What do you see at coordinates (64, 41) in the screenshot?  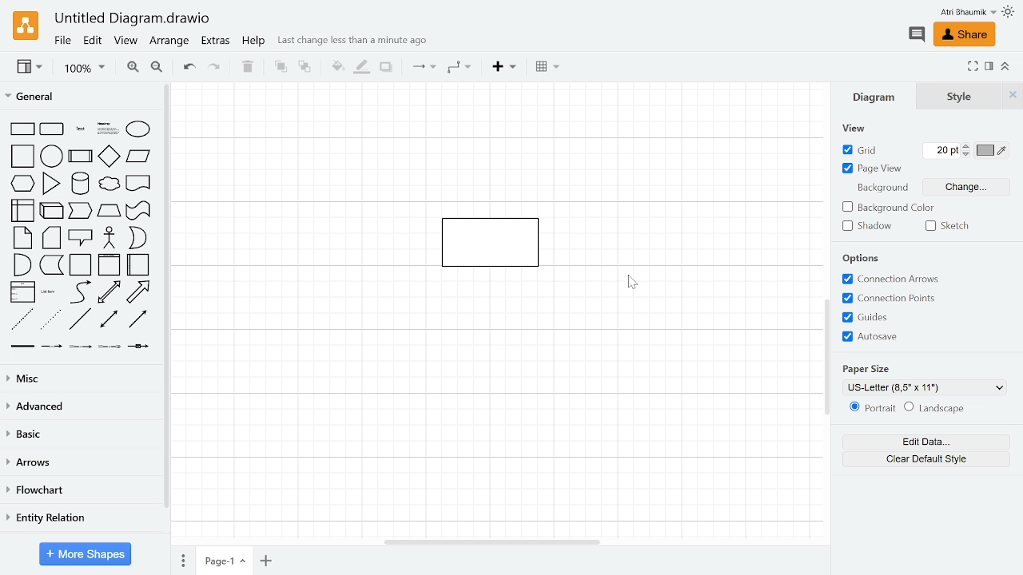 I see `File` at bounding box center [64, 41].